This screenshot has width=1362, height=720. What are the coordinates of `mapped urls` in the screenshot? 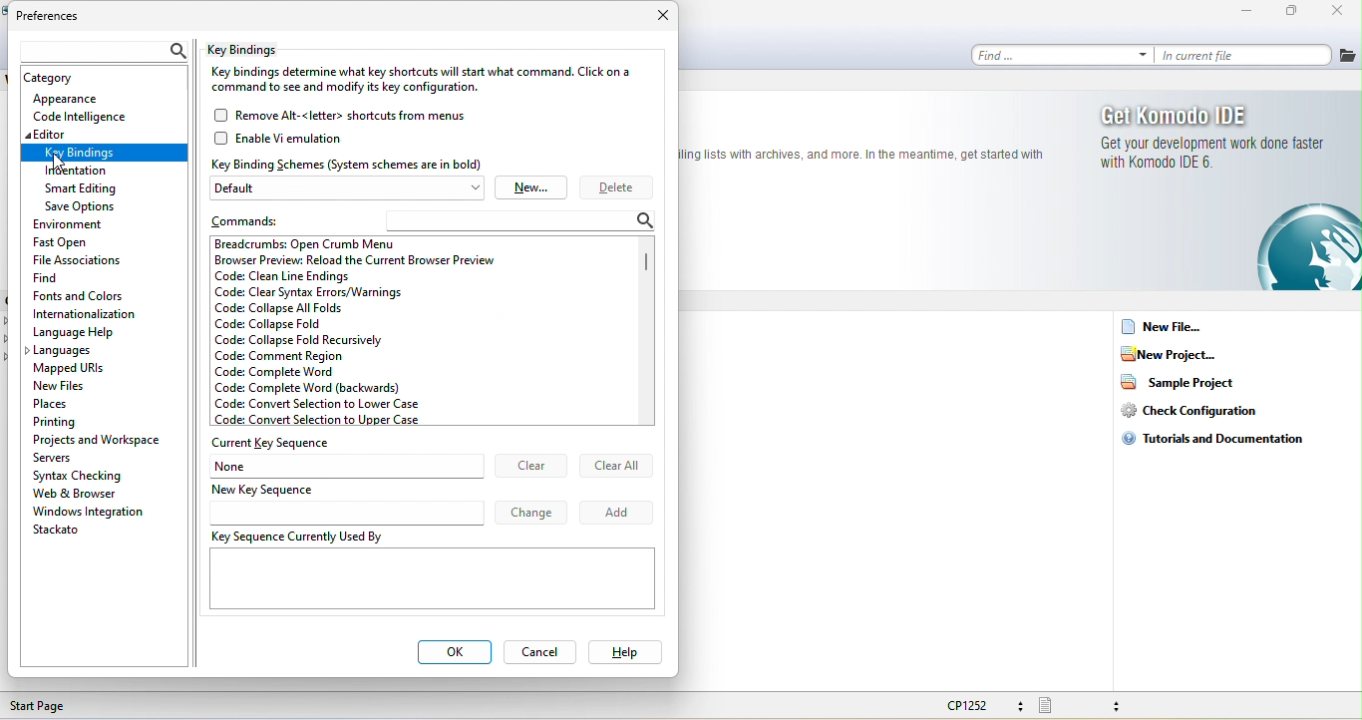 It's located at (74, 369).